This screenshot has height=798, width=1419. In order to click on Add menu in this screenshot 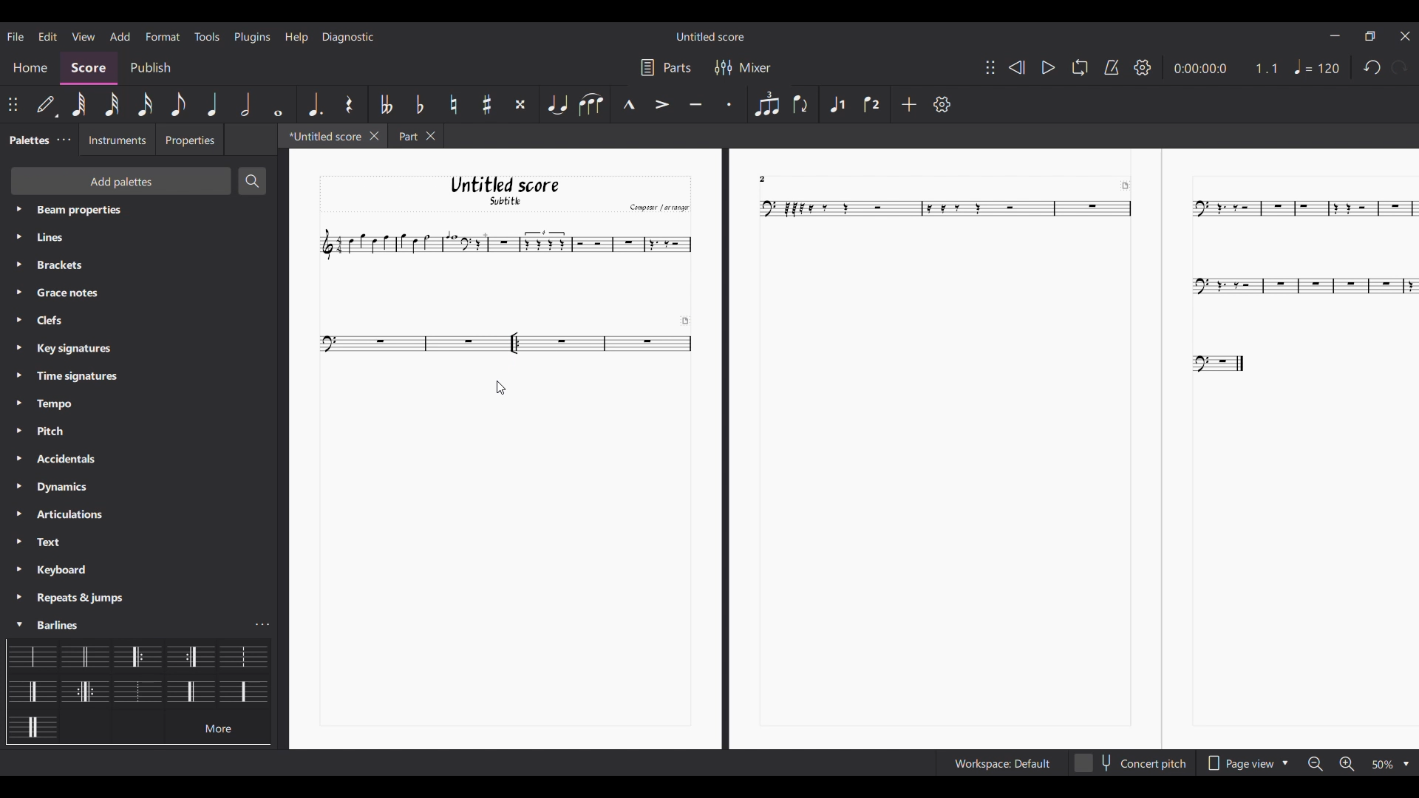, I will do `click(120, 36)`.